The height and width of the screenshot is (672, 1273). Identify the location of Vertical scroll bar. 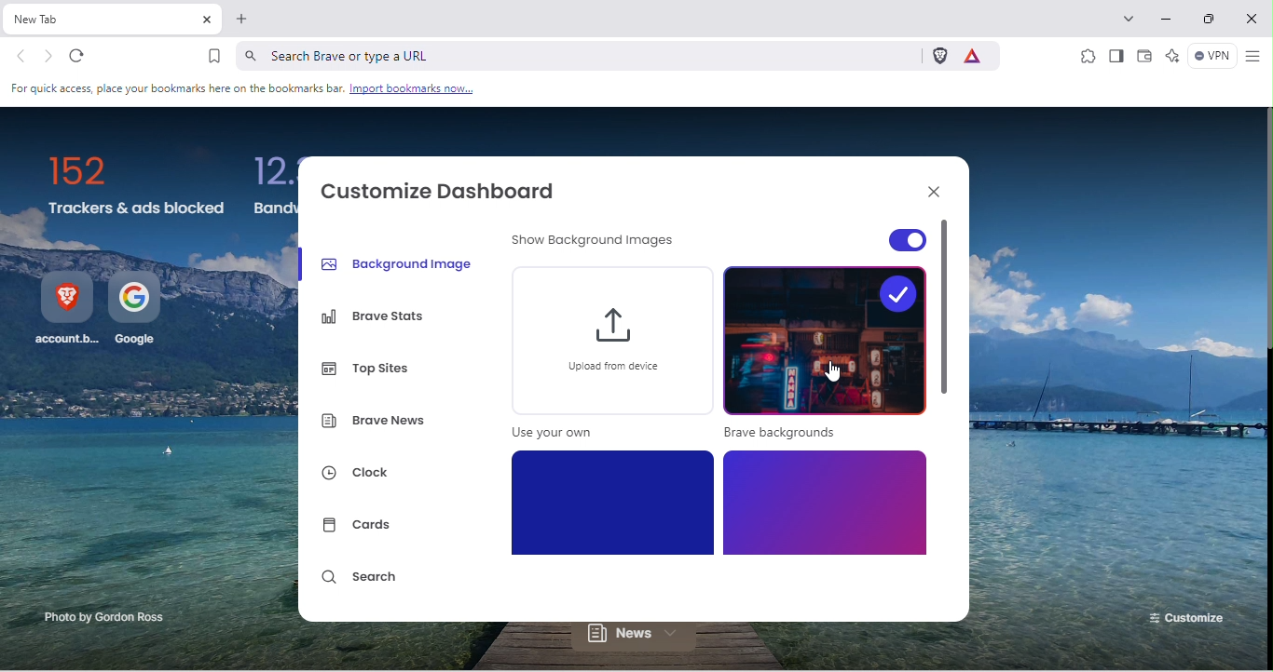
(1265, 230).